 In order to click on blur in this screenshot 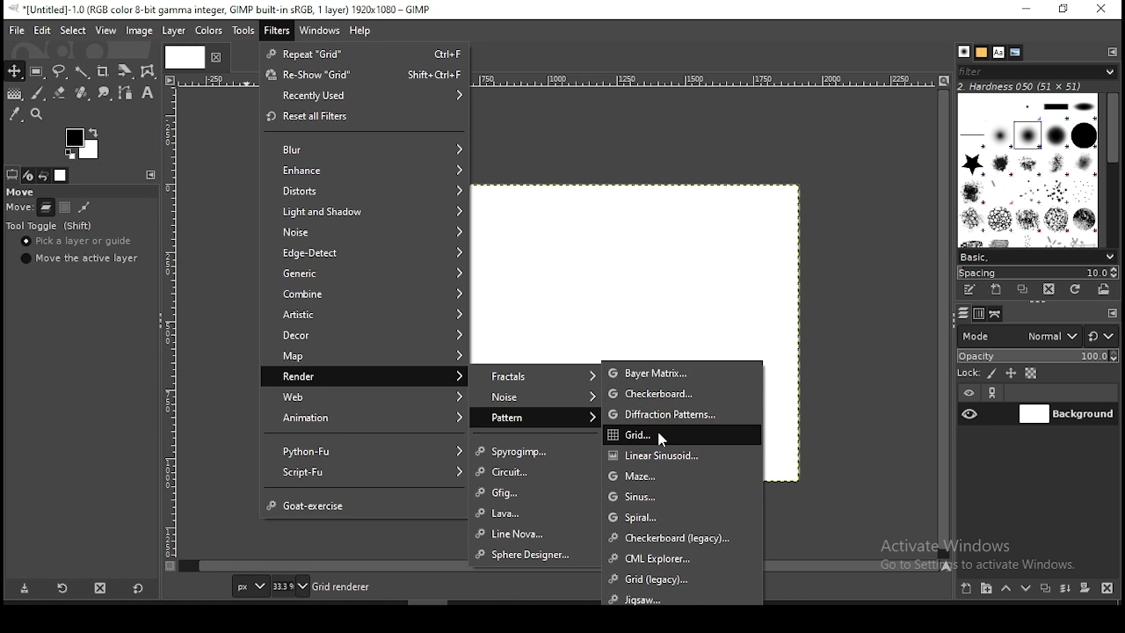, I will do `click(367, 149)`.